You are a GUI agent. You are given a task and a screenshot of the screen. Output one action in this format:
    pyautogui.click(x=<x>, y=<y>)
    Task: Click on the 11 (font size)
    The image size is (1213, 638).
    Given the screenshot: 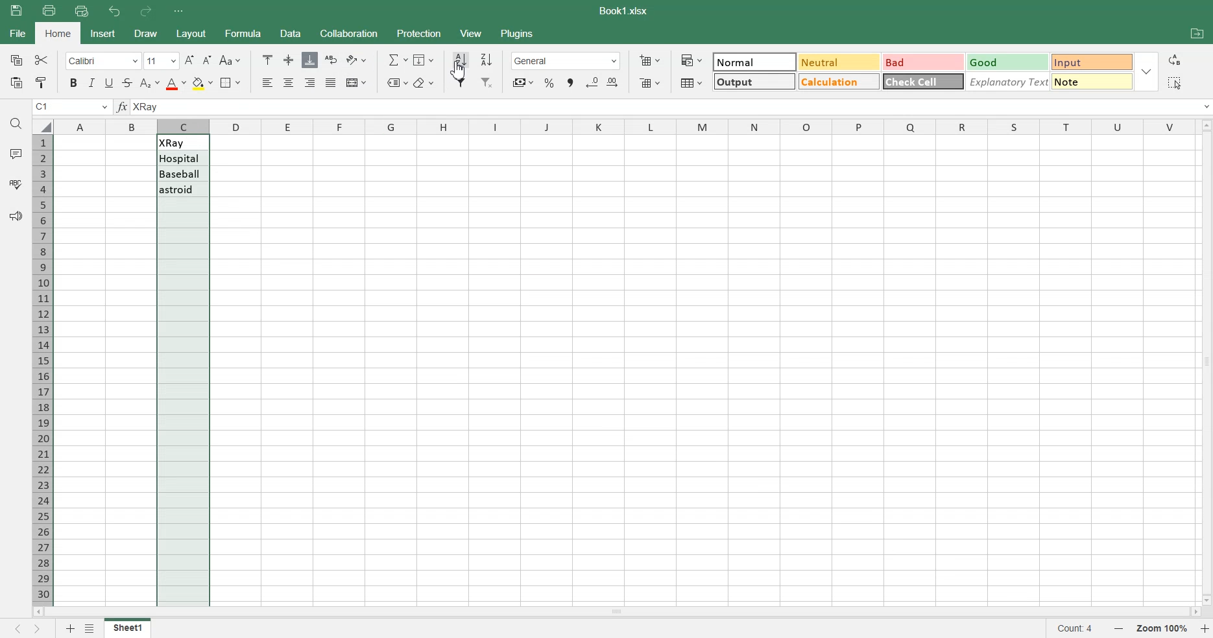 What is the action you would take?
    pyautogui.click(x=160, y=59)
    